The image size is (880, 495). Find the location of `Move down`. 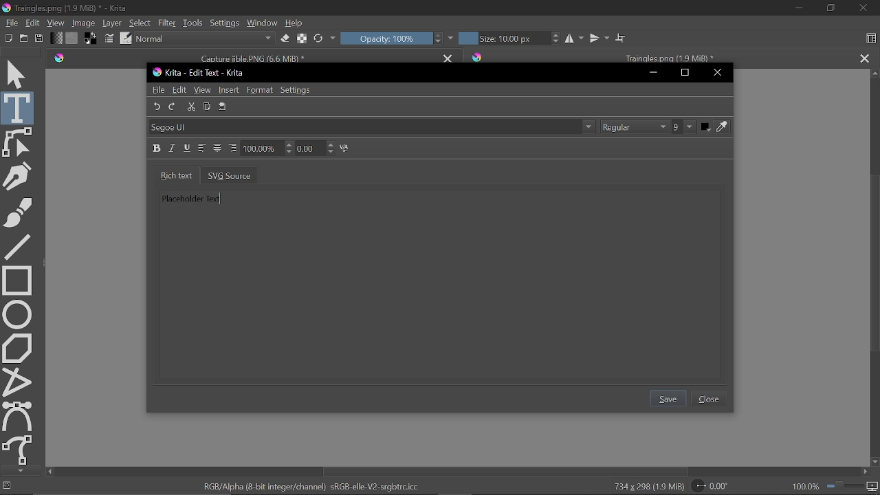

Move down is located at coordinates (874, 461).